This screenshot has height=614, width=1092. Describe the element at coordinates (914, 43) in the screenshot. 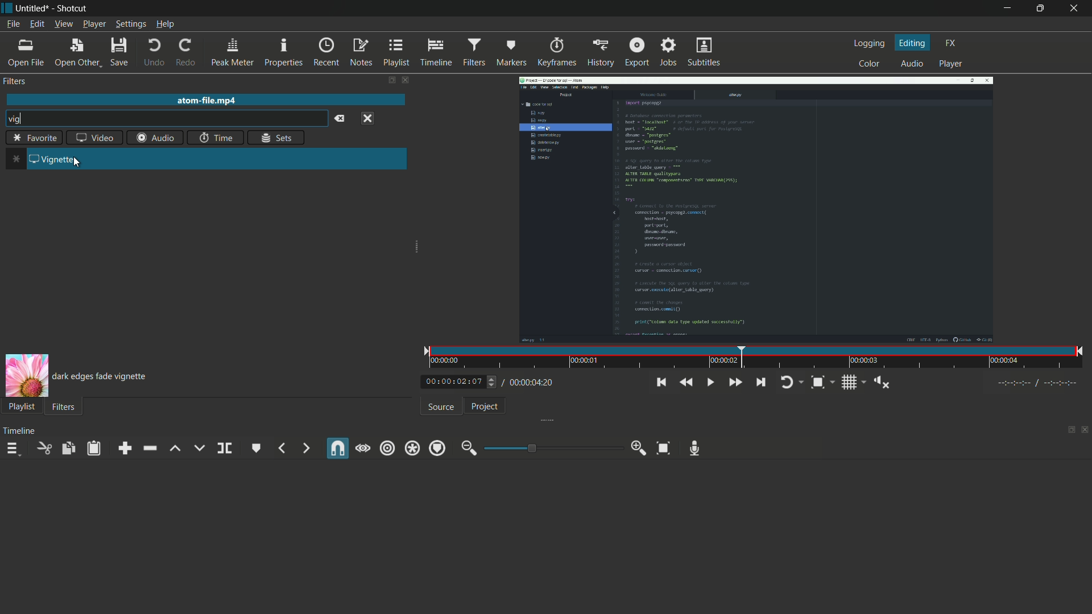

I see `editing` at that location.